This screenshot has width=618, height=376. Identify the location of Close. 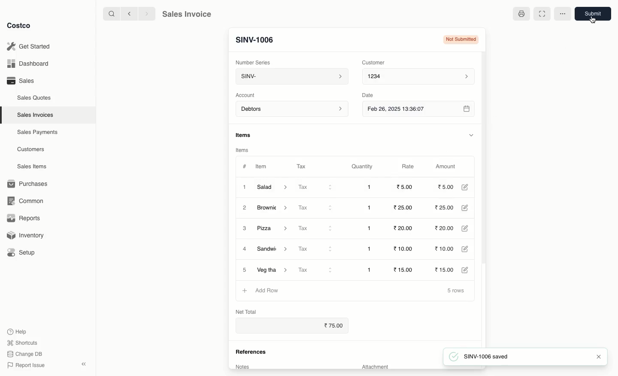
(598, 357).